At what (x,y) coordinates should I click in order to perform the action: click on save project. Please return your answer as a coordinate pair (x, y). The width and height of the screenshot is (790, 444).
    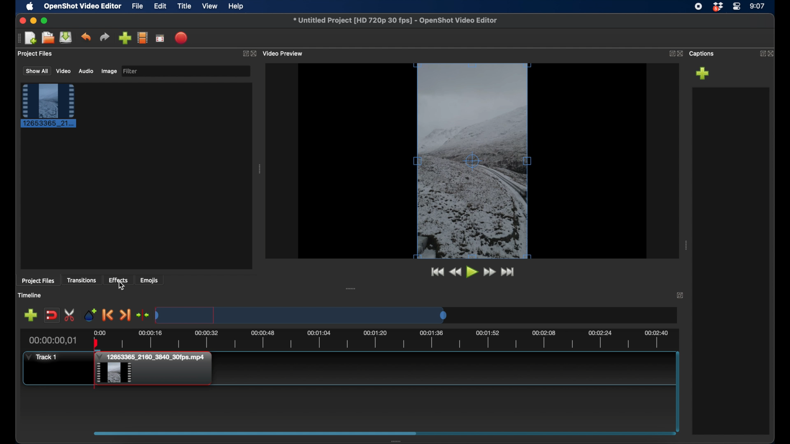
    Looking at the image, I should click on (66, 38).